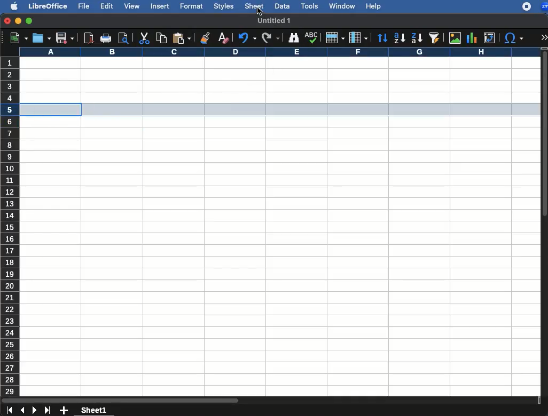 This screenshot has height=416, width=548. Describe the element at coordinates (245, 38) in the screenshot. I see `redo` at that location.